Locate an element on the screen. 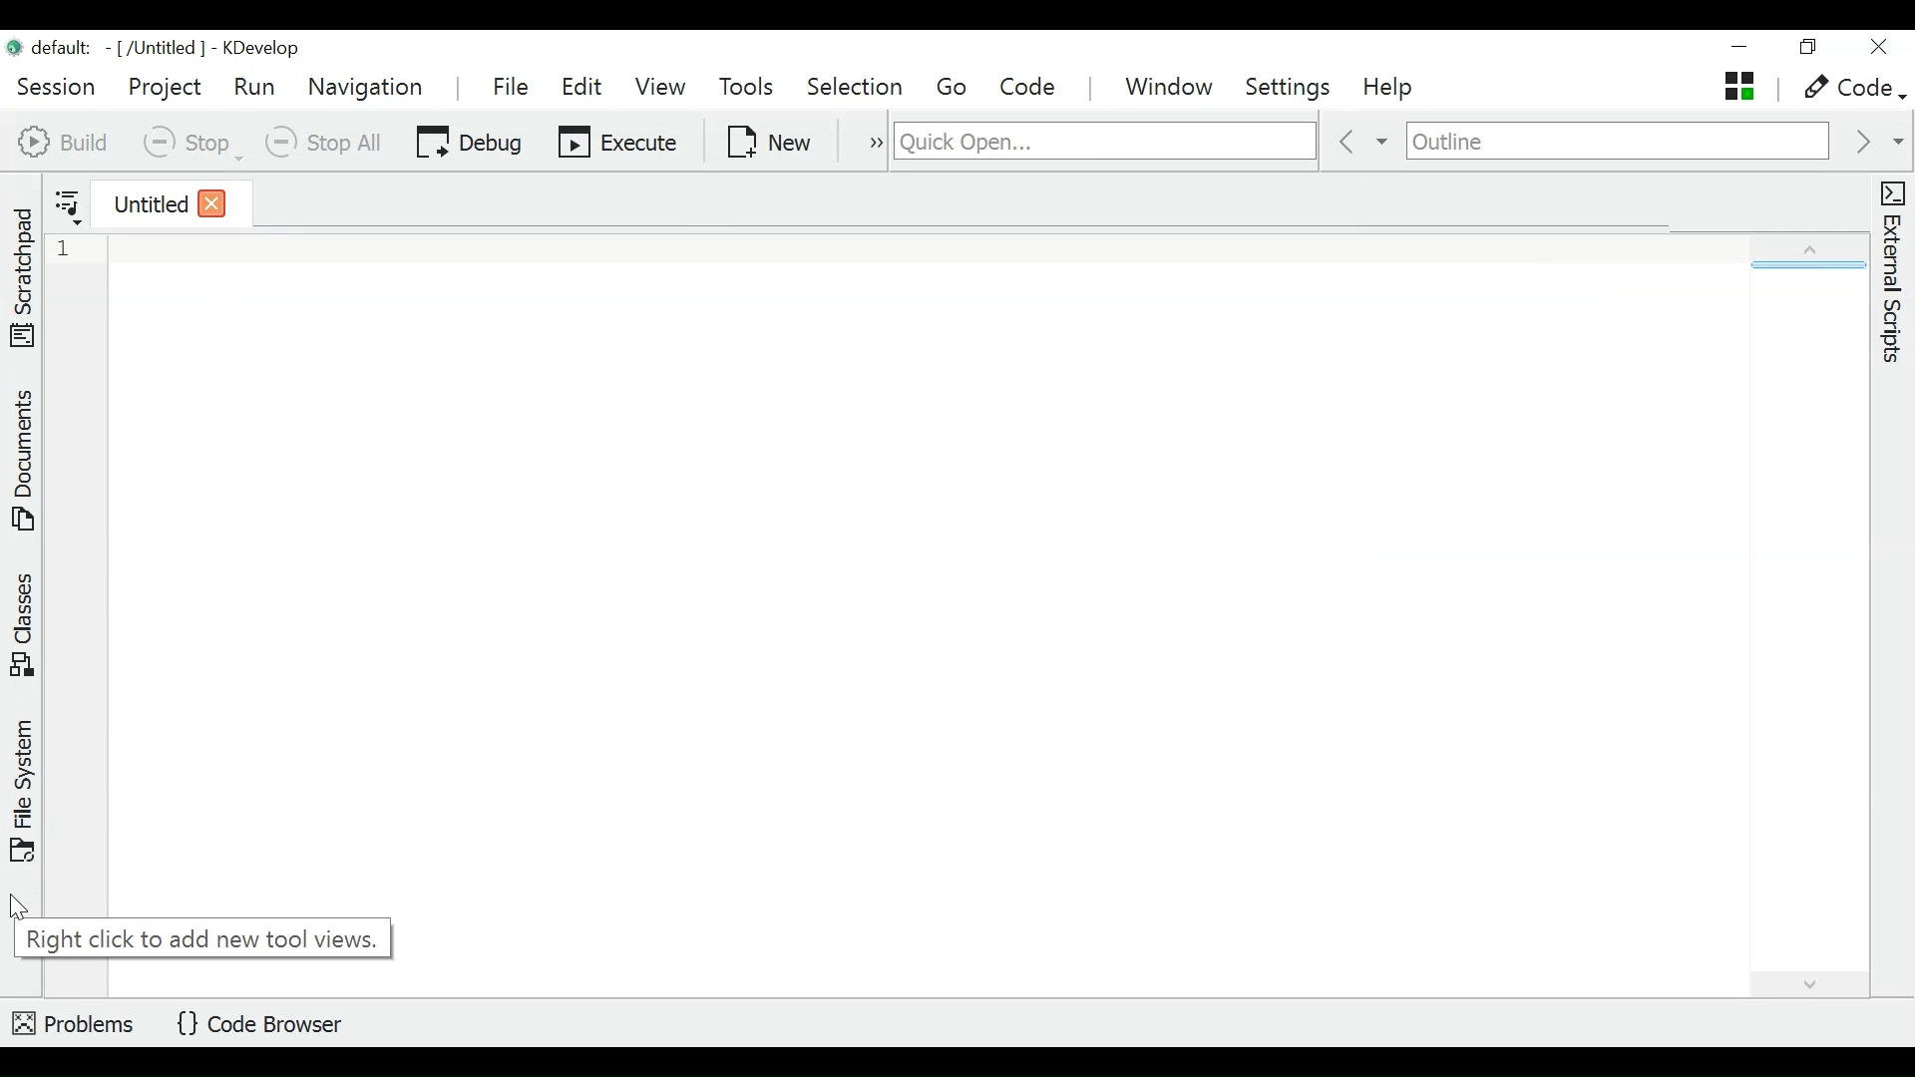  previous is located at coordinates (1360, 141).